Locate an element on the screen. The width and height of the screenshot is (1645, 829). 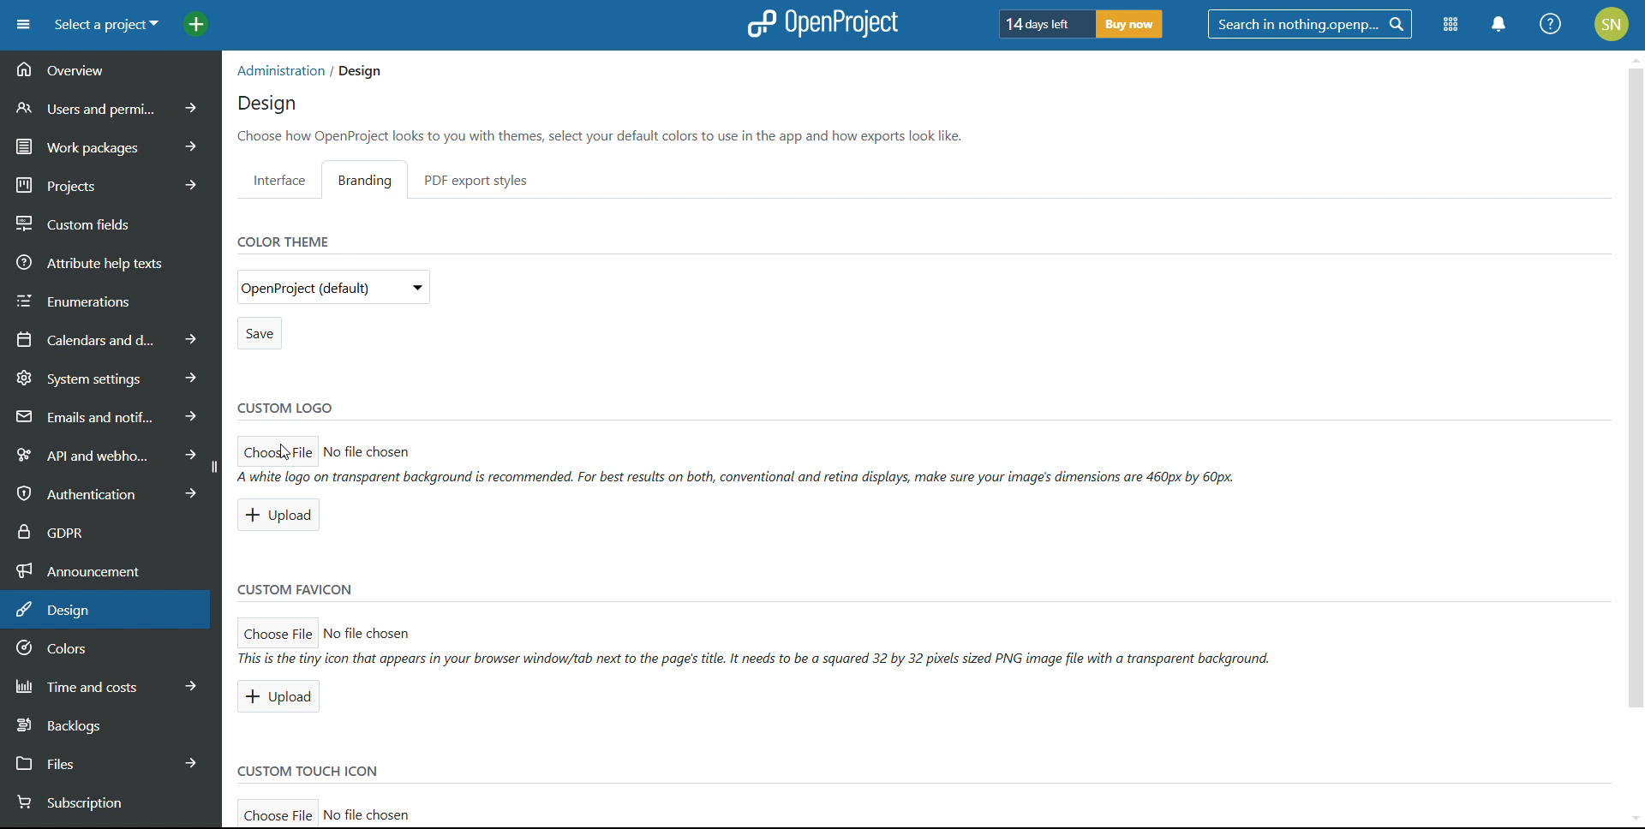
search is located at coordinates (1309, 24).